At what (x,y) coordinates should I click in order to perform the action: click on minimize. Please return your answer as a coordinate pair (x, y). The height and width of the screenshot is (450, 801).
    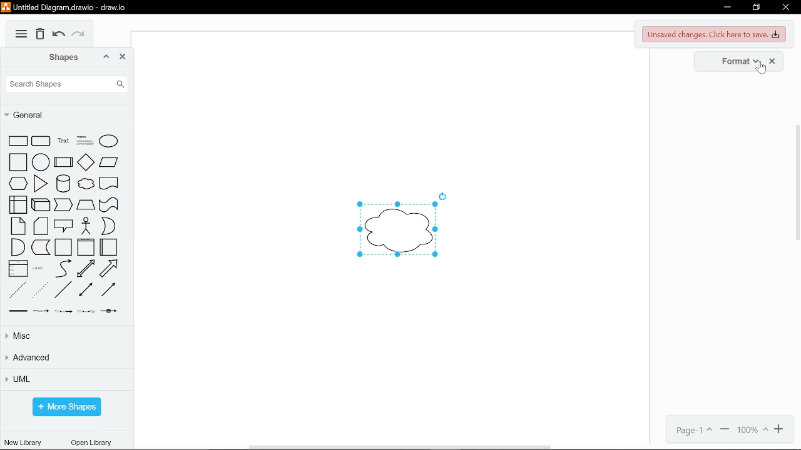
    Looking at the image, I should click on (727, 6).